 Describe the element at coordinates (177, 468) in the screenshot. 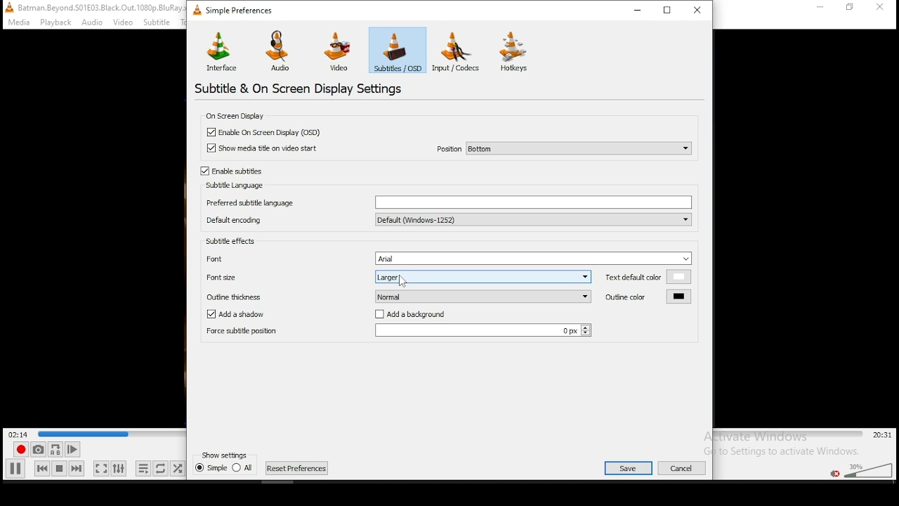

I see `random` at that location.